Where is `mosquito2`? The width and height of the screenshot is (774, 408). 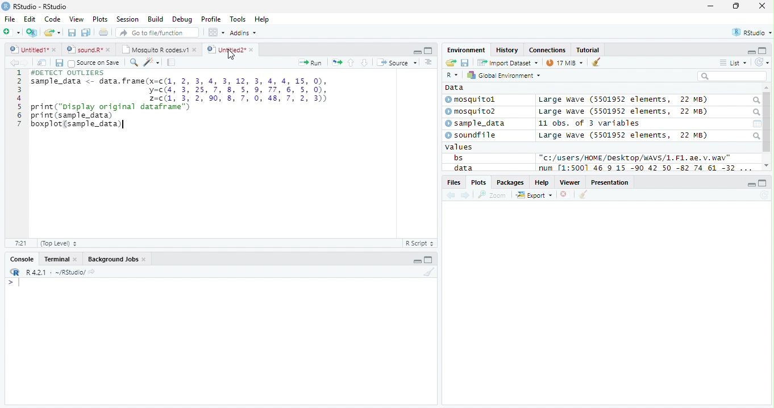 mosquito2 is located at coordinates (473, 111).